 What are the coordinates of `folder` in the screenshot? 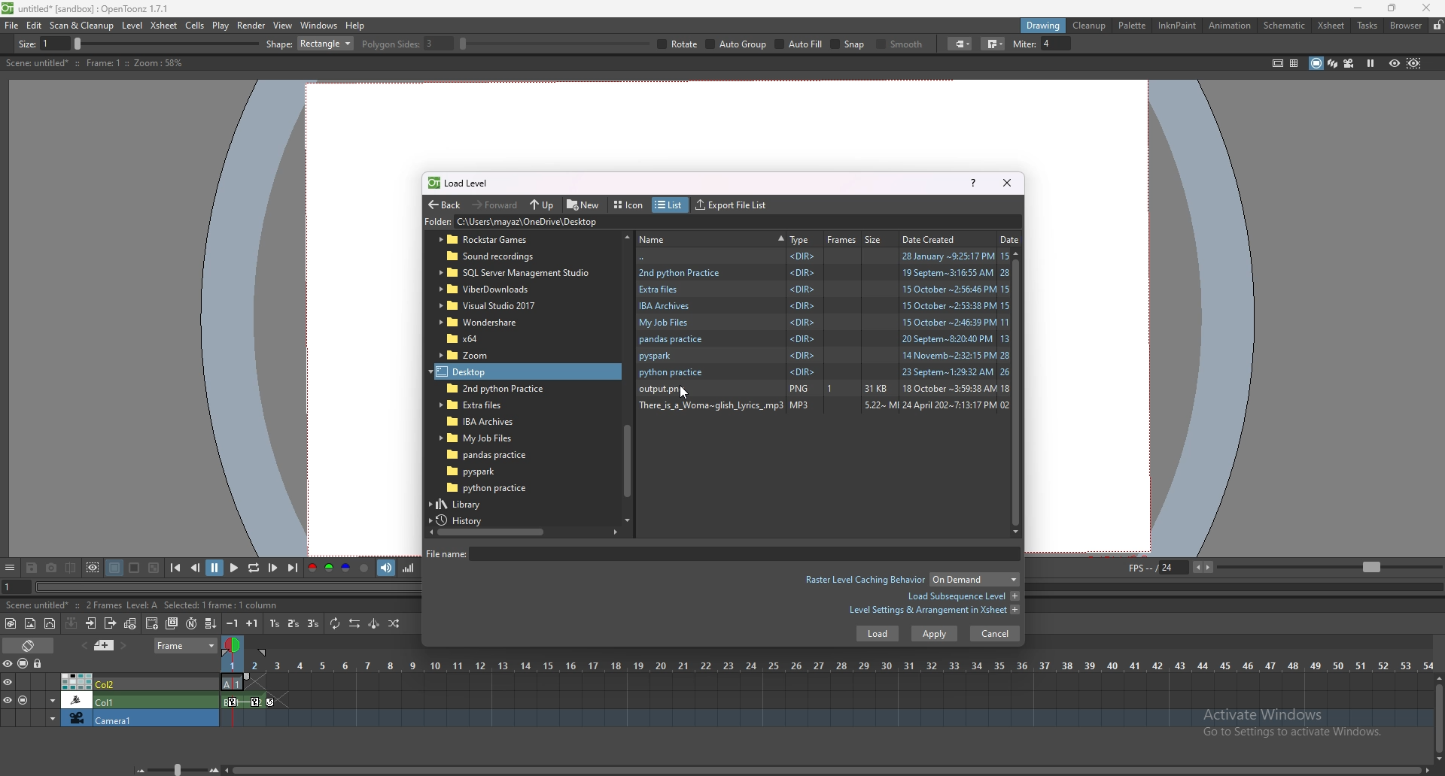 It's located at (482, 420).